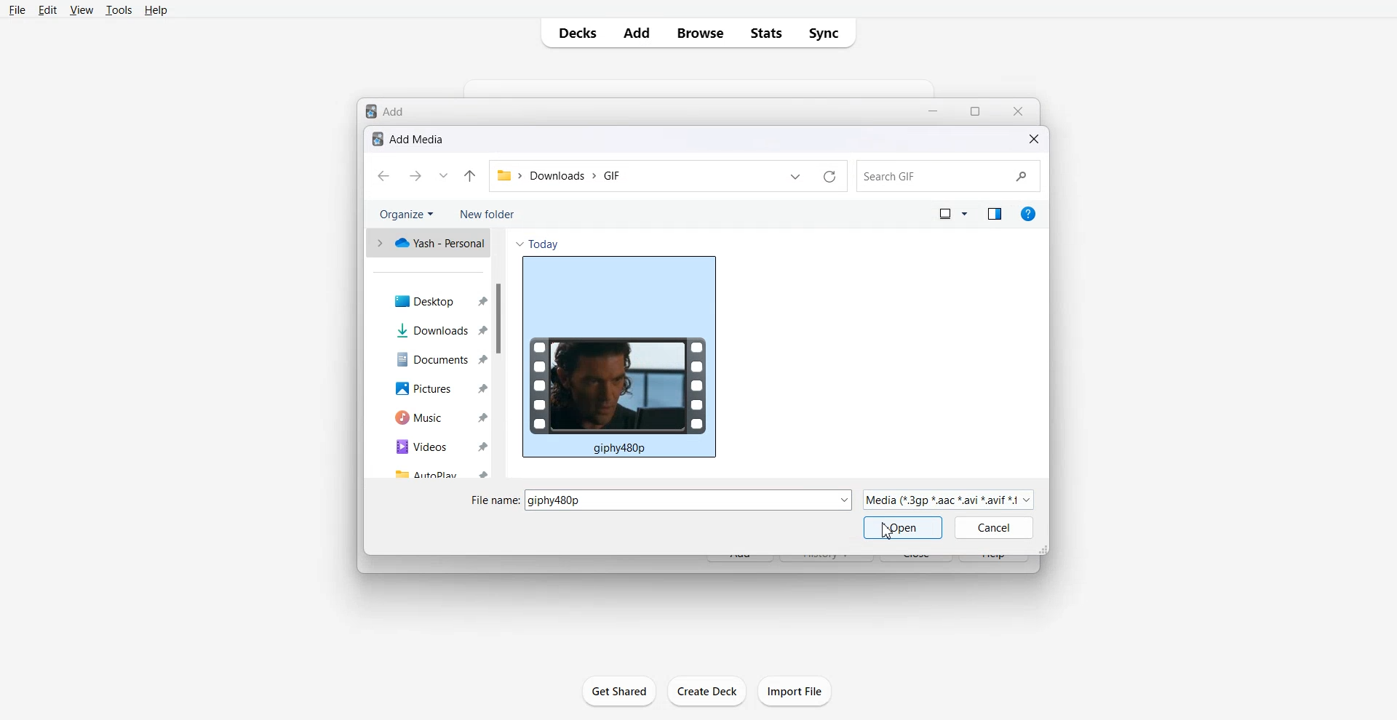 The width and height of the screenshot is (1397, 720). I want to click on Vertical scroll bar, so click(498, 352).